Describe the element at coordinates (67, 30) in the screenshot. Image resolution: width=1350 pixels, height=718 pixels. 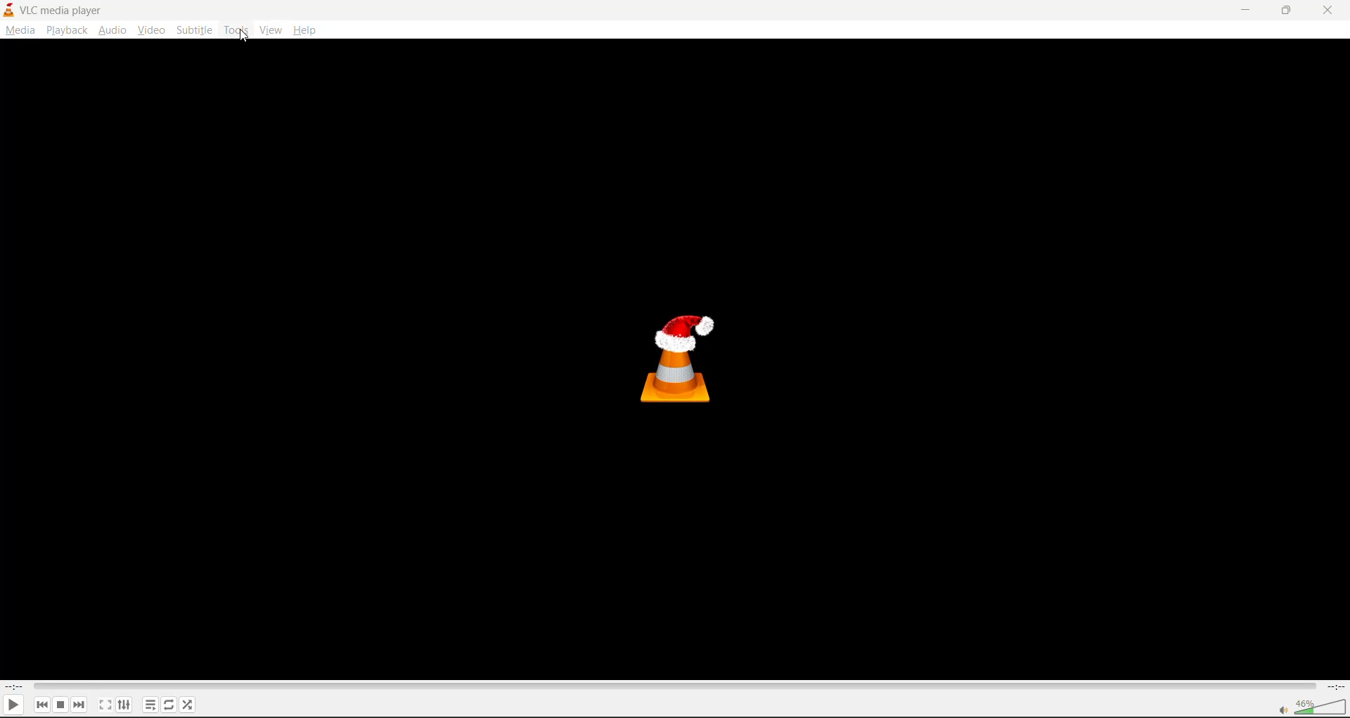
I see `playback` at that location.